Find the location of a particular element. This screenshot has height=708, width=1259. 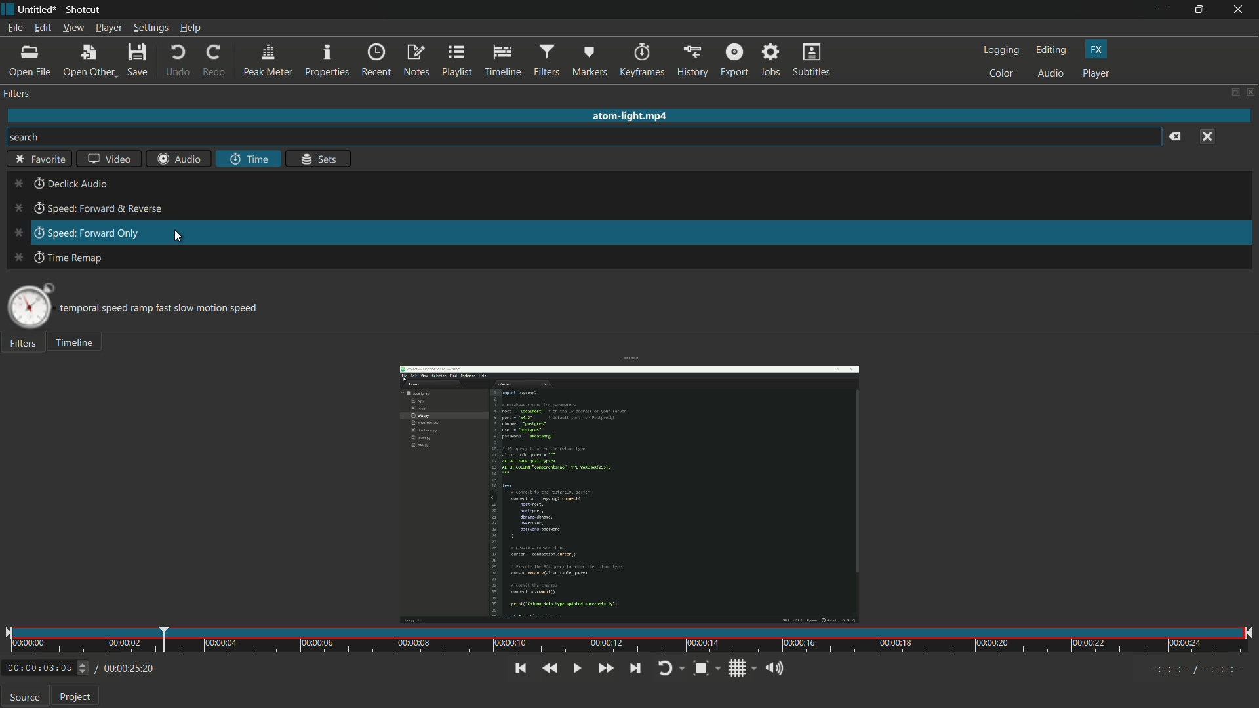

editing is located at coordinates (1052, 50).